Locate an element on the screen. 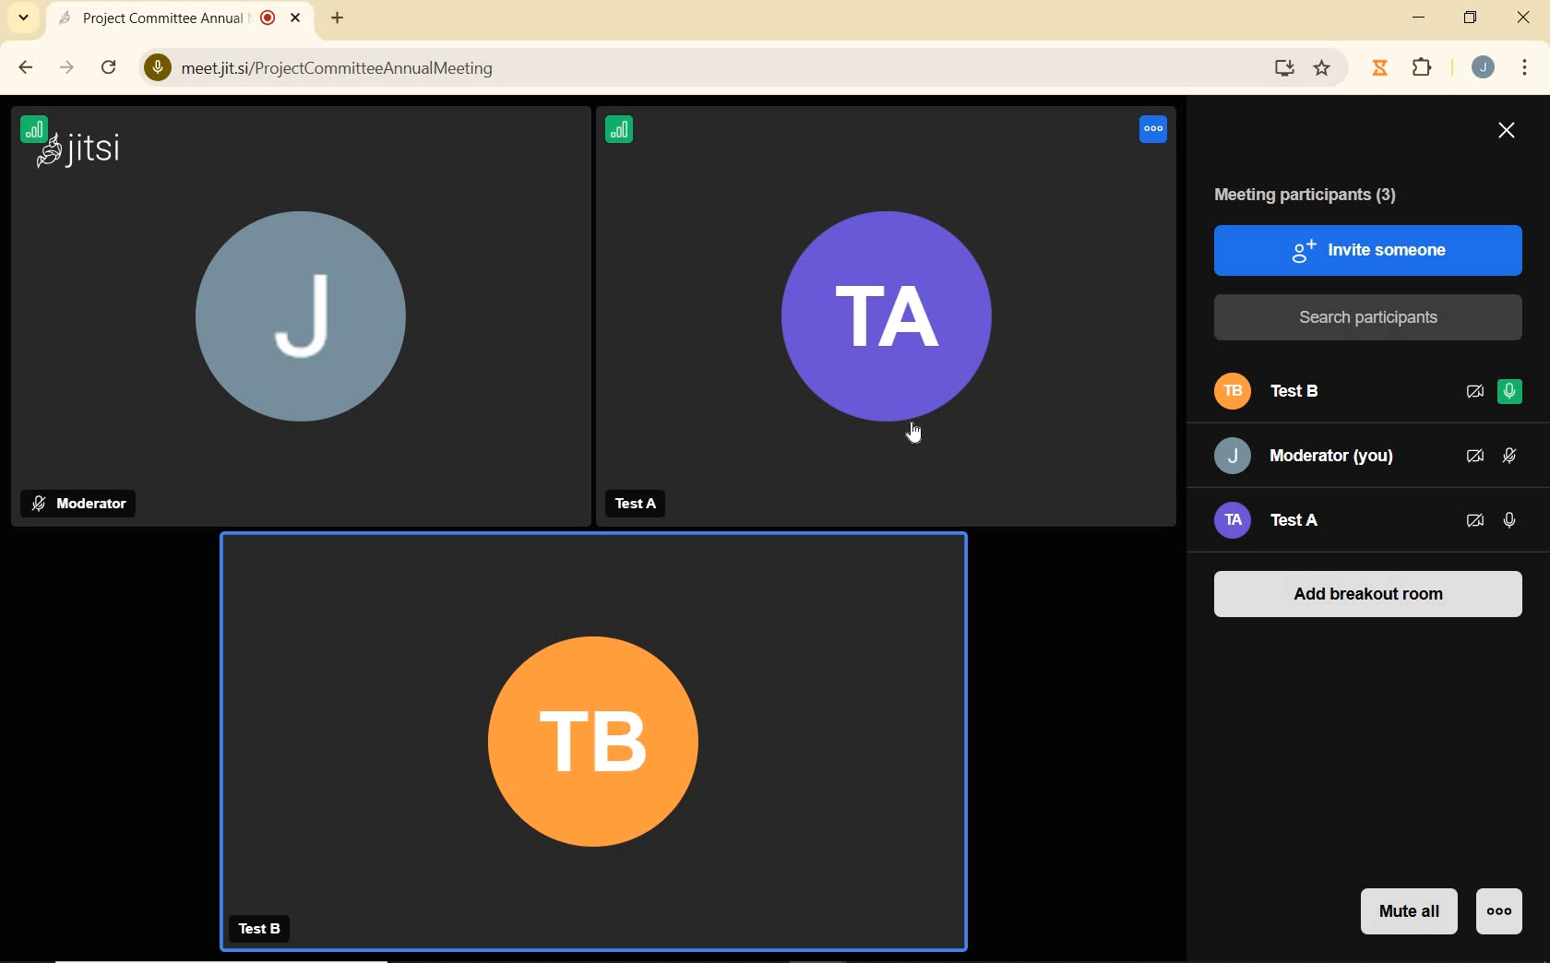  ADD NEW TAB is located at coordinates (336, 18).